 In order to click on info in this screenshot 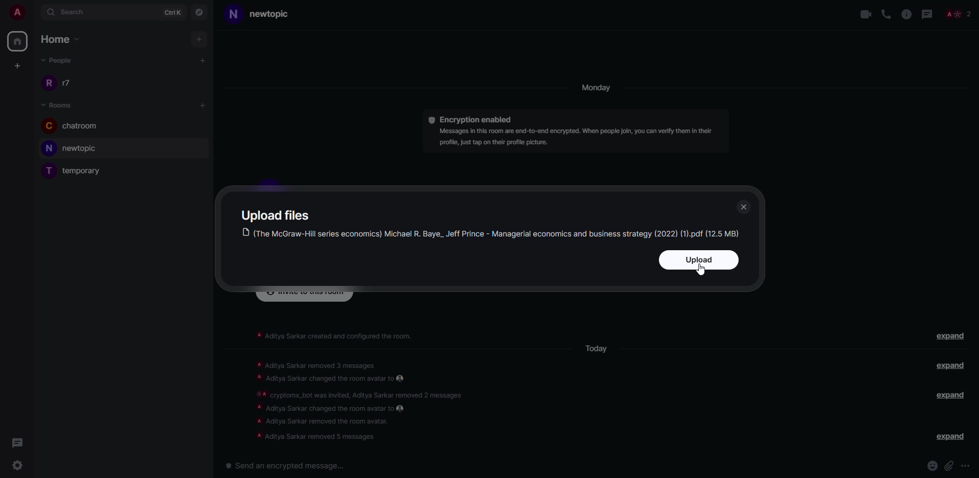, I will do `click(336, 334)`.